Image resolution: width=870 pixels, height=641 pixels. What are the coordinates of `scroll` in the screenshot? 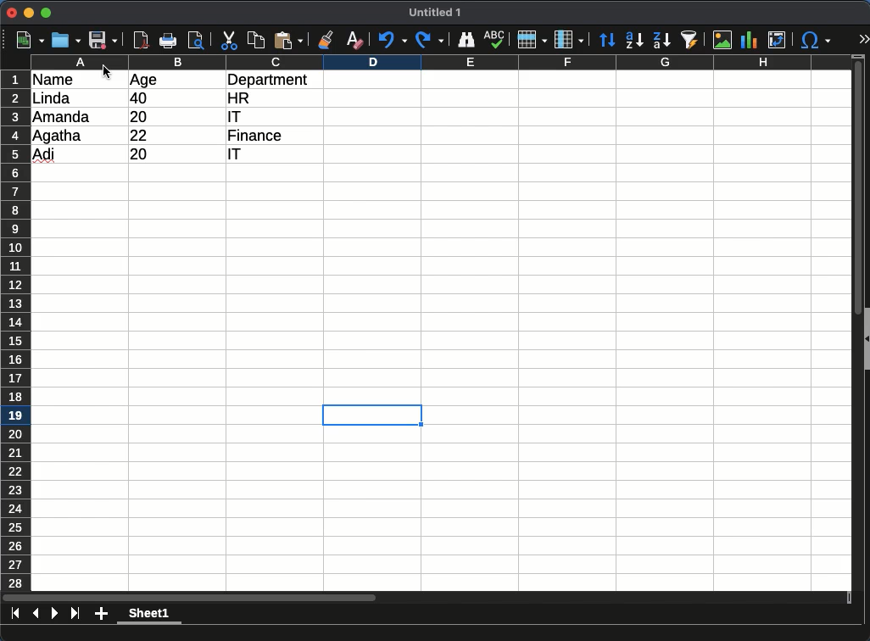 It's located at (851, 327).